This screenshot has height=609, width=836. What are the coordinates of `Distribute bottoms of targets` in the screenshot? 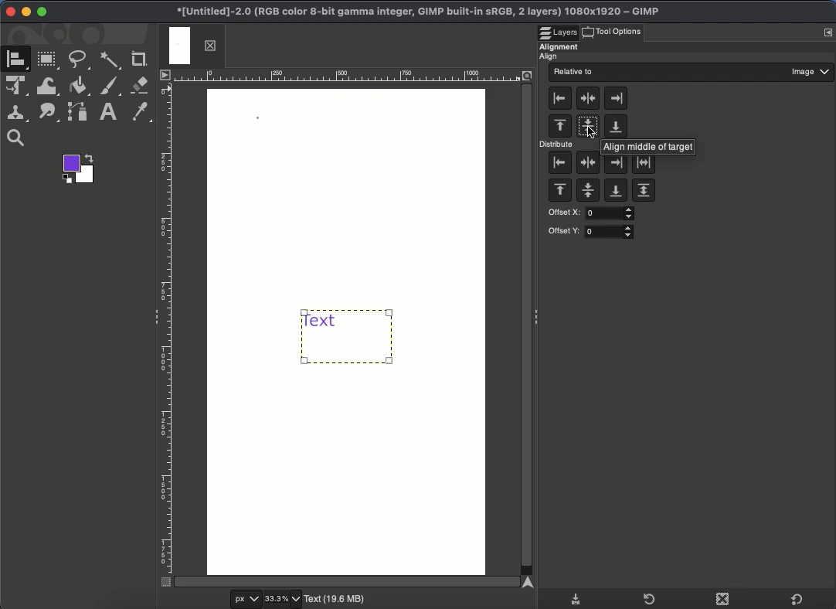 It's located at (614, 192).